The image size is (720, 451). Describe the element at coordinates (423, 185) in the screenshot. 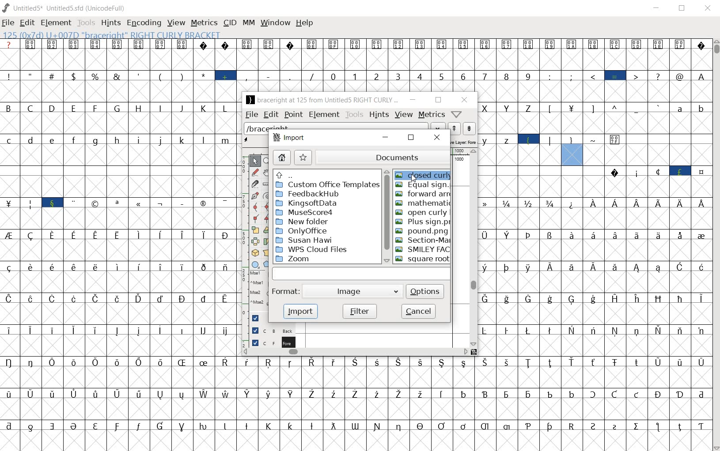

I see `equal sign` at that location.